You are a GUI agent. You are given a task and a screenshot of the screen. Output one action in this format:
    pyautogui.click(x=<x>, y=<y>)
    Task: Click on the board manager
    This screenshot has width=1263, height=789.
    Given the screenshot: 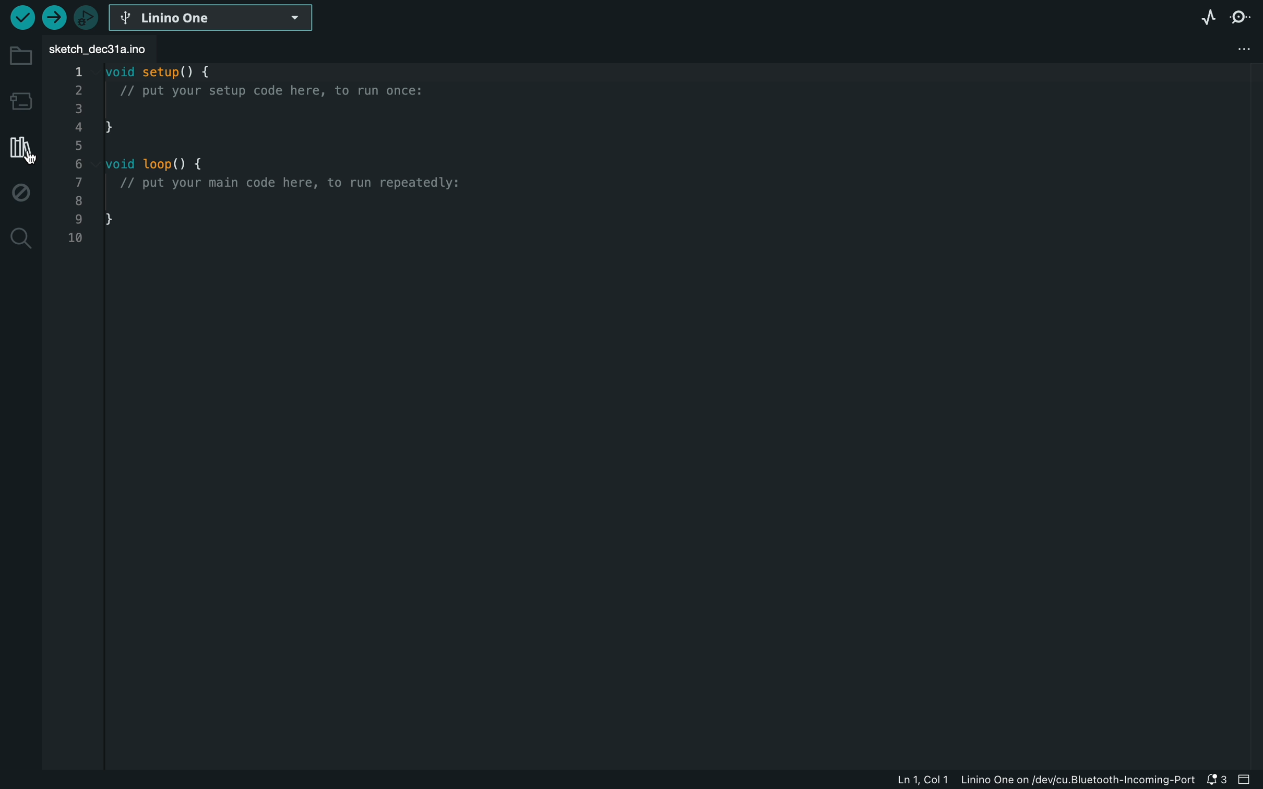 What is the action you would take?
    pyautogui.click(x=19, y=100)
    